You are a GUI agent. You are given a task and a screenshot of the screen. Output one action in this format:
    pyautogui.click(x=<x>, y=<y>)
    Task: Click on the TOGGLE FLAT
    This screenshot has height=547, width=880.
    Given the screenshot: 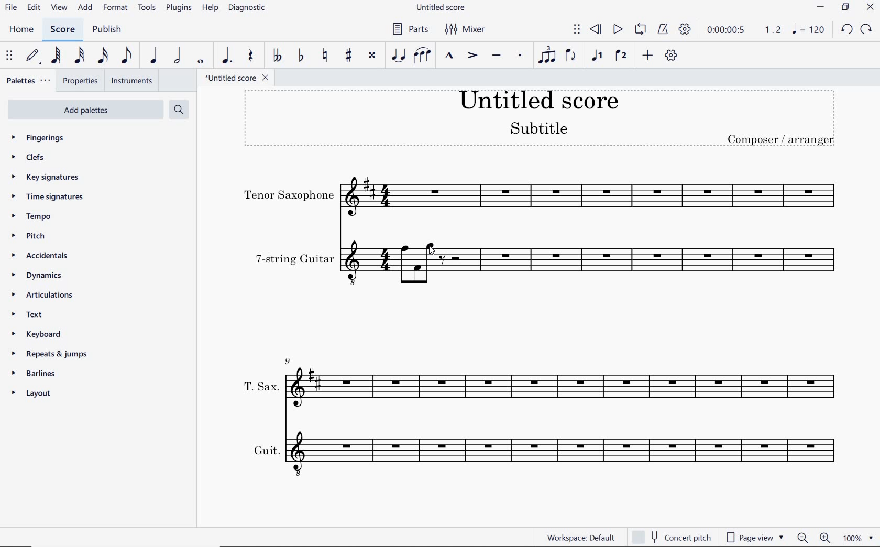 What is the action you would take?
    pyautogui.click(x=301, y=56)
    